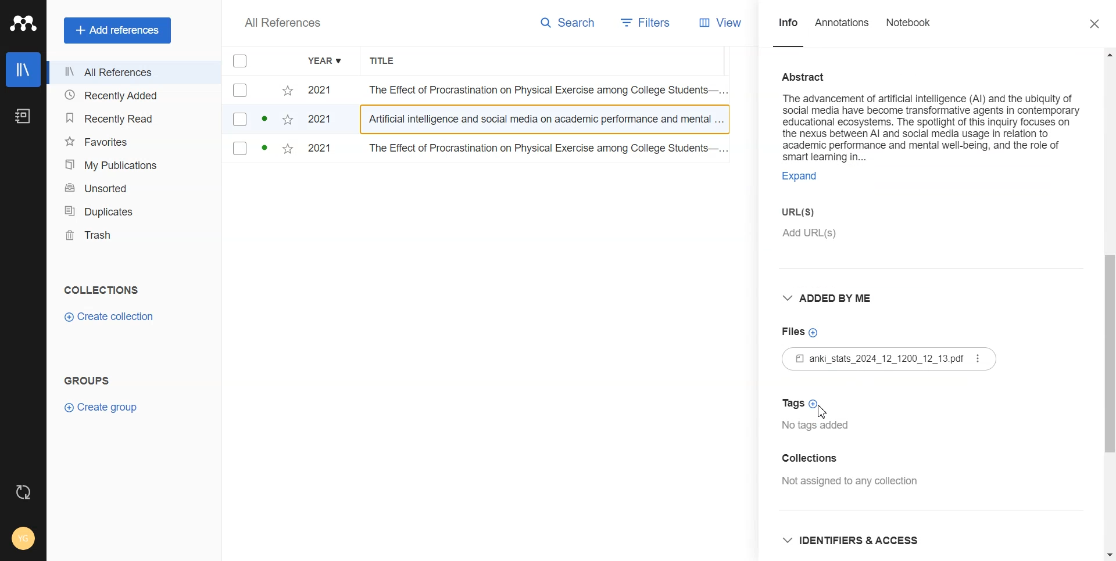 The width and height of the screenshot is (1116, 561). I want to click on Identifiers & Access, so click(863, 541).